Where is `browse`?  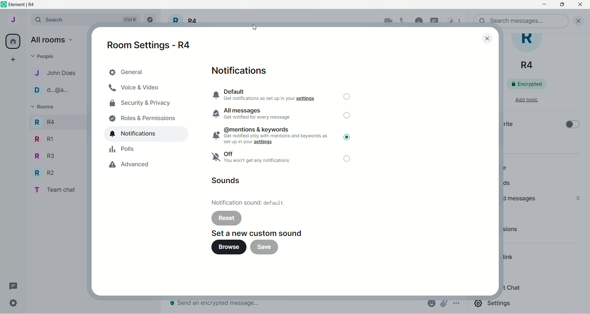
browse is located at coordinates (225, 247).